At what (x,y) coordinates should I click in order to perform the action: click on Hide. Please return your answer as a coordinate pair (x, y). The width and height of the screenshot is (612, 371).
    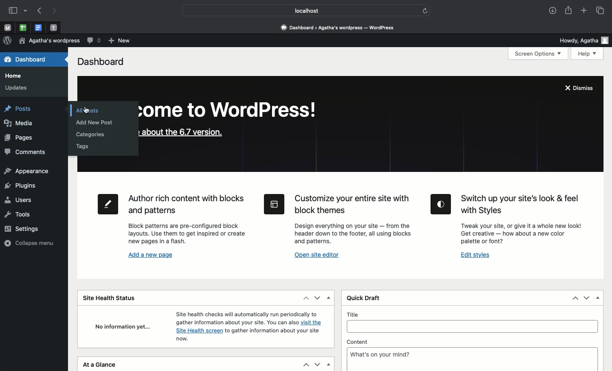
    Looking at the image, I should click on (598, 298).